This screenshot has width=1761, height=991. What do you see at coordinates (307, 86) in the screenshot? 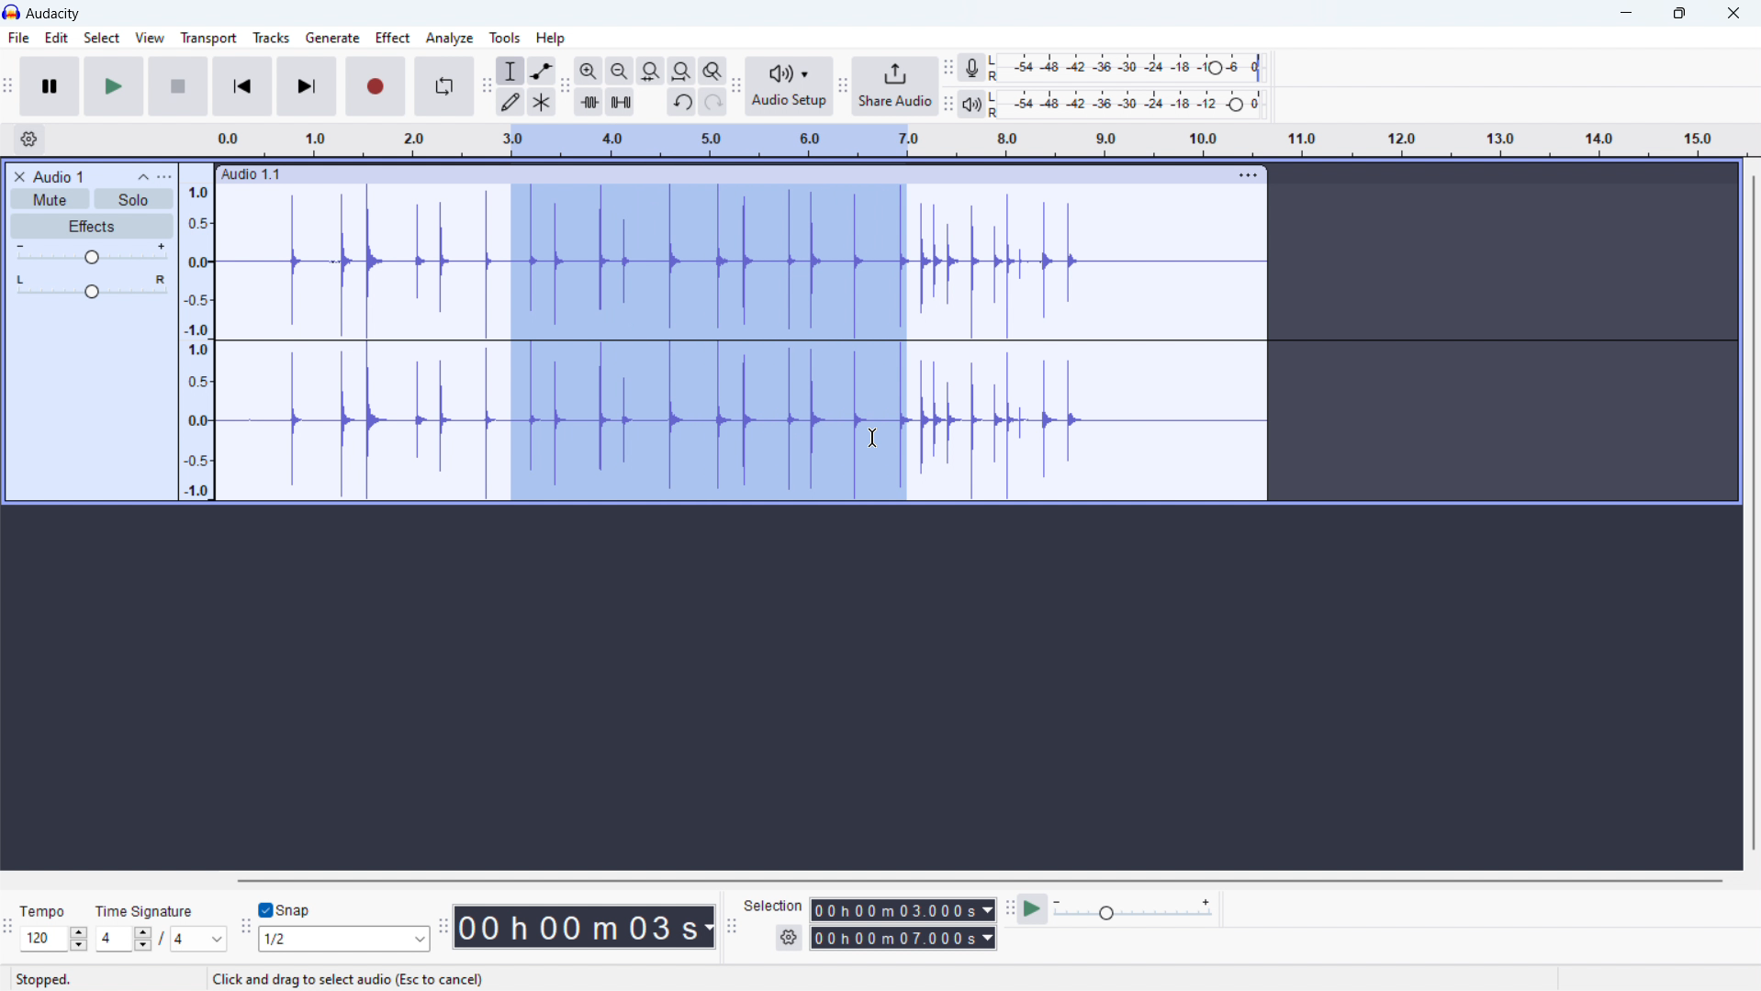
I see `skip to end` at bounding box center [307, 86].